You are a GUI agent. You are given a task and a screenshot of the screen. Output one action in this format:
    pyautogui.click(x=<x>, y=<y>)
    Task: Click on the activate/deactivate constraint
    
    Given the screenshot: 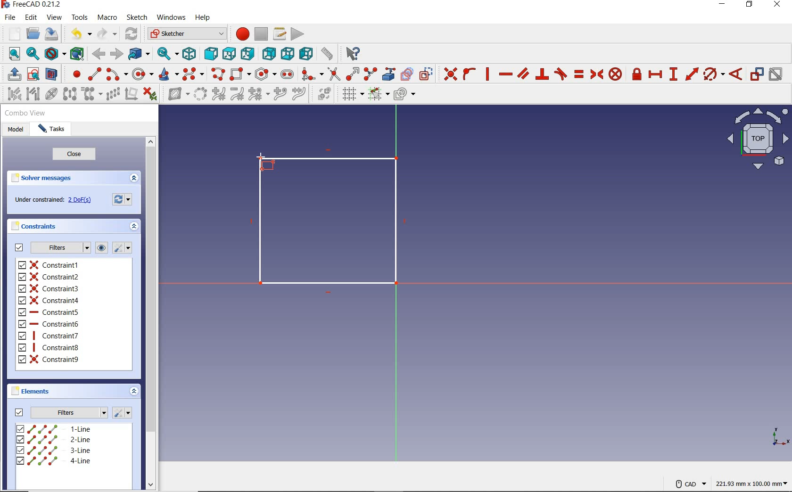 What is the action you would take?
    pyautogui.click(x=776, y=75)
    